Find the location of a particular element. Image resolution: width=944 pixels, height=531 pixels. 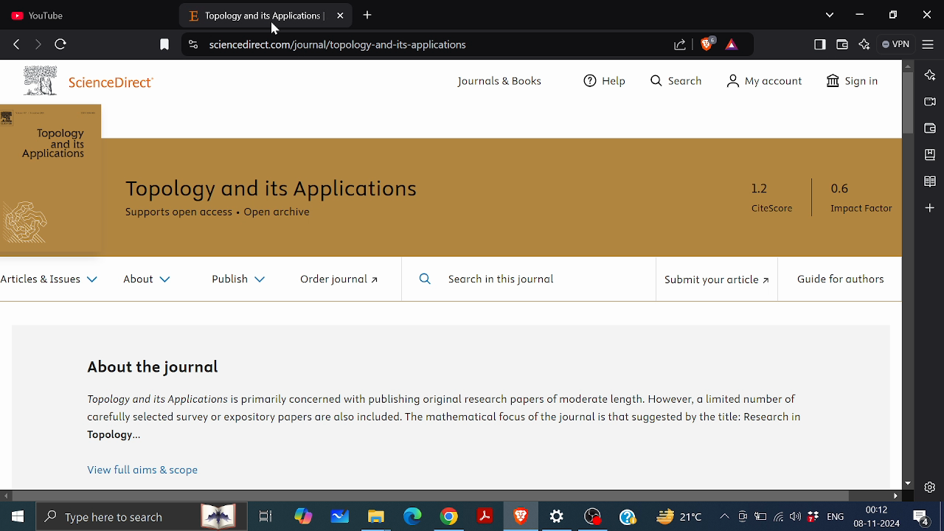

Internet access is located at coordinates (777, 516).